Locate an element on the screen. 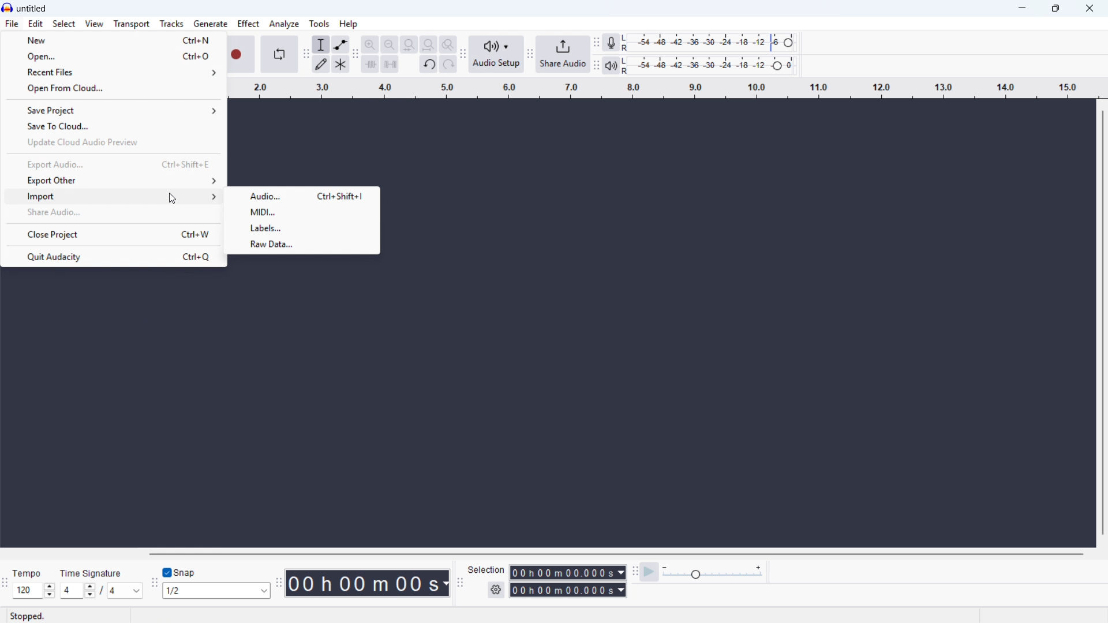 Image resolution: width=1108 pixels, height=623 pixels. Record  is located at coordinates (242, 54).